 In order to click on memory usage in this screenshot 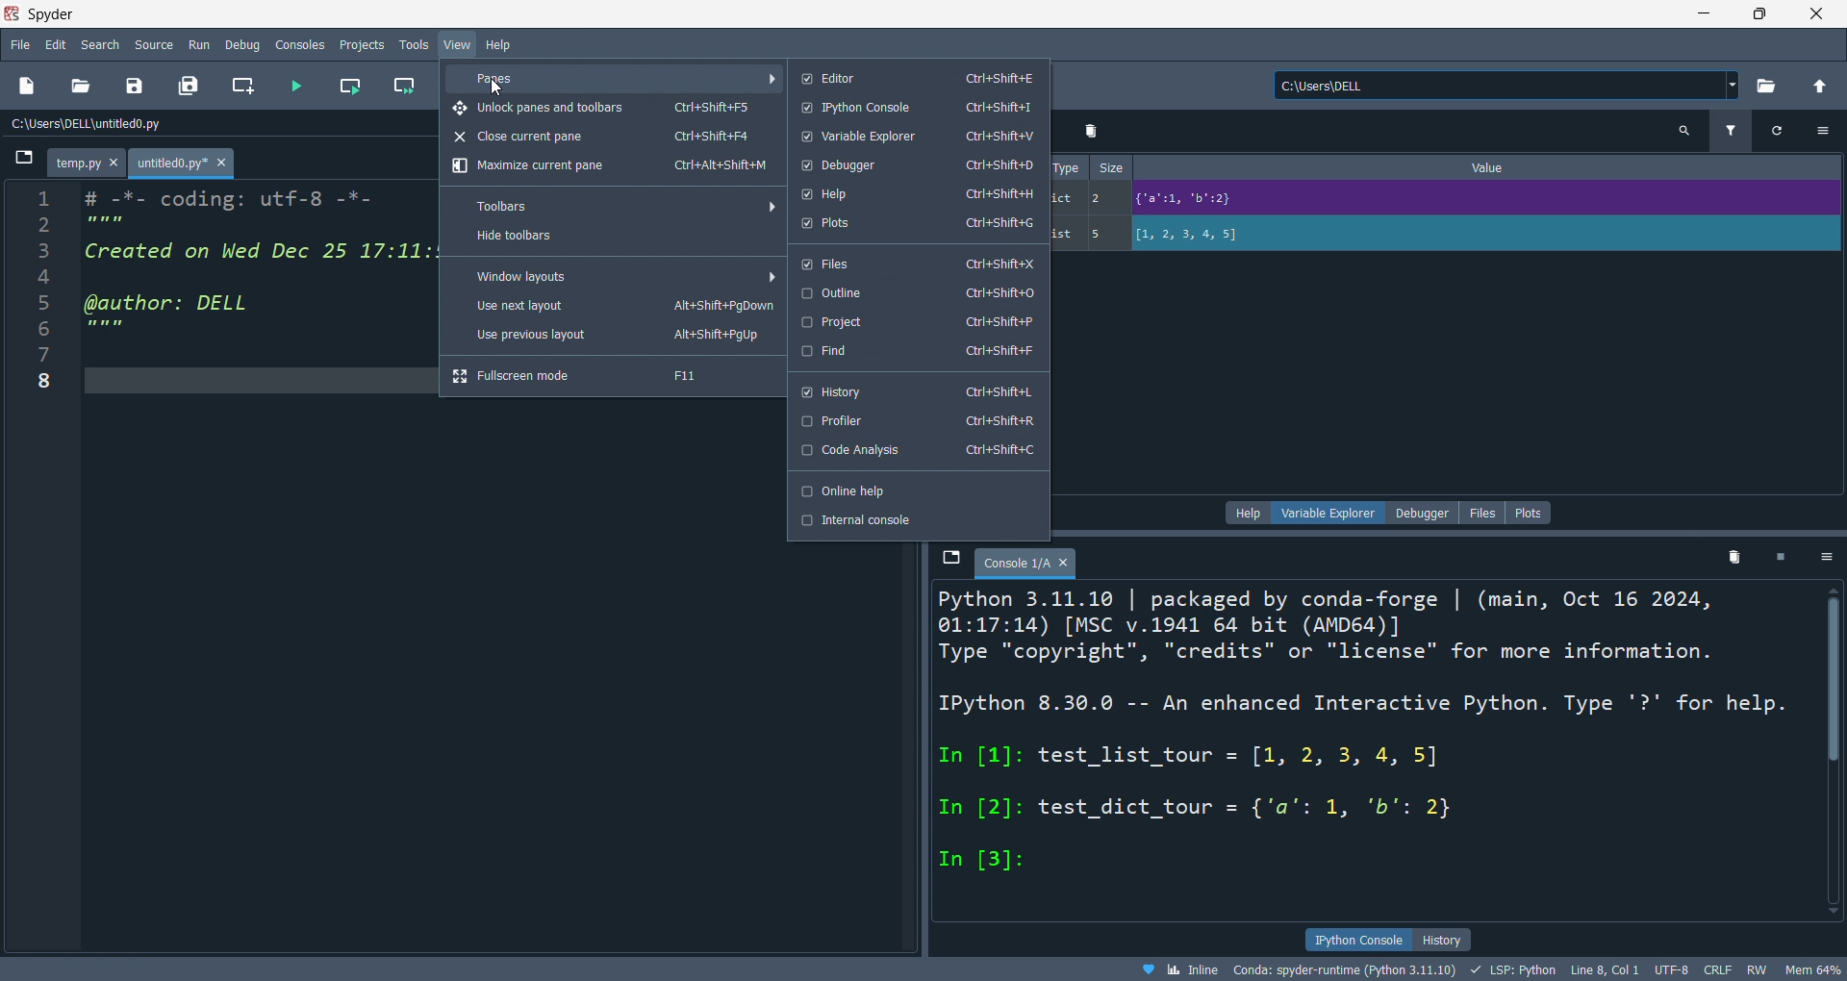, I will do `click(1812, 969)`.